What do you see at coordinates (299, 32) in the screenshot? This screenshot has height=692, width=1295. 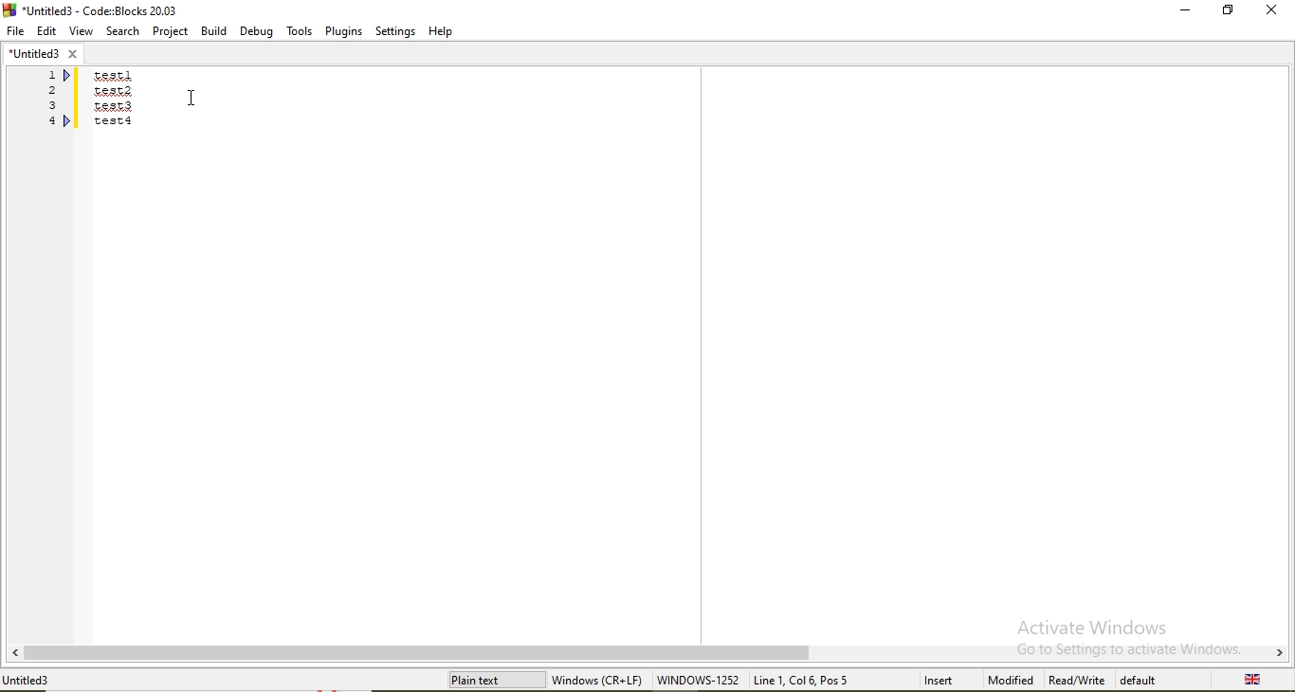 I see `Tools ` at bounding box center [299, 32].